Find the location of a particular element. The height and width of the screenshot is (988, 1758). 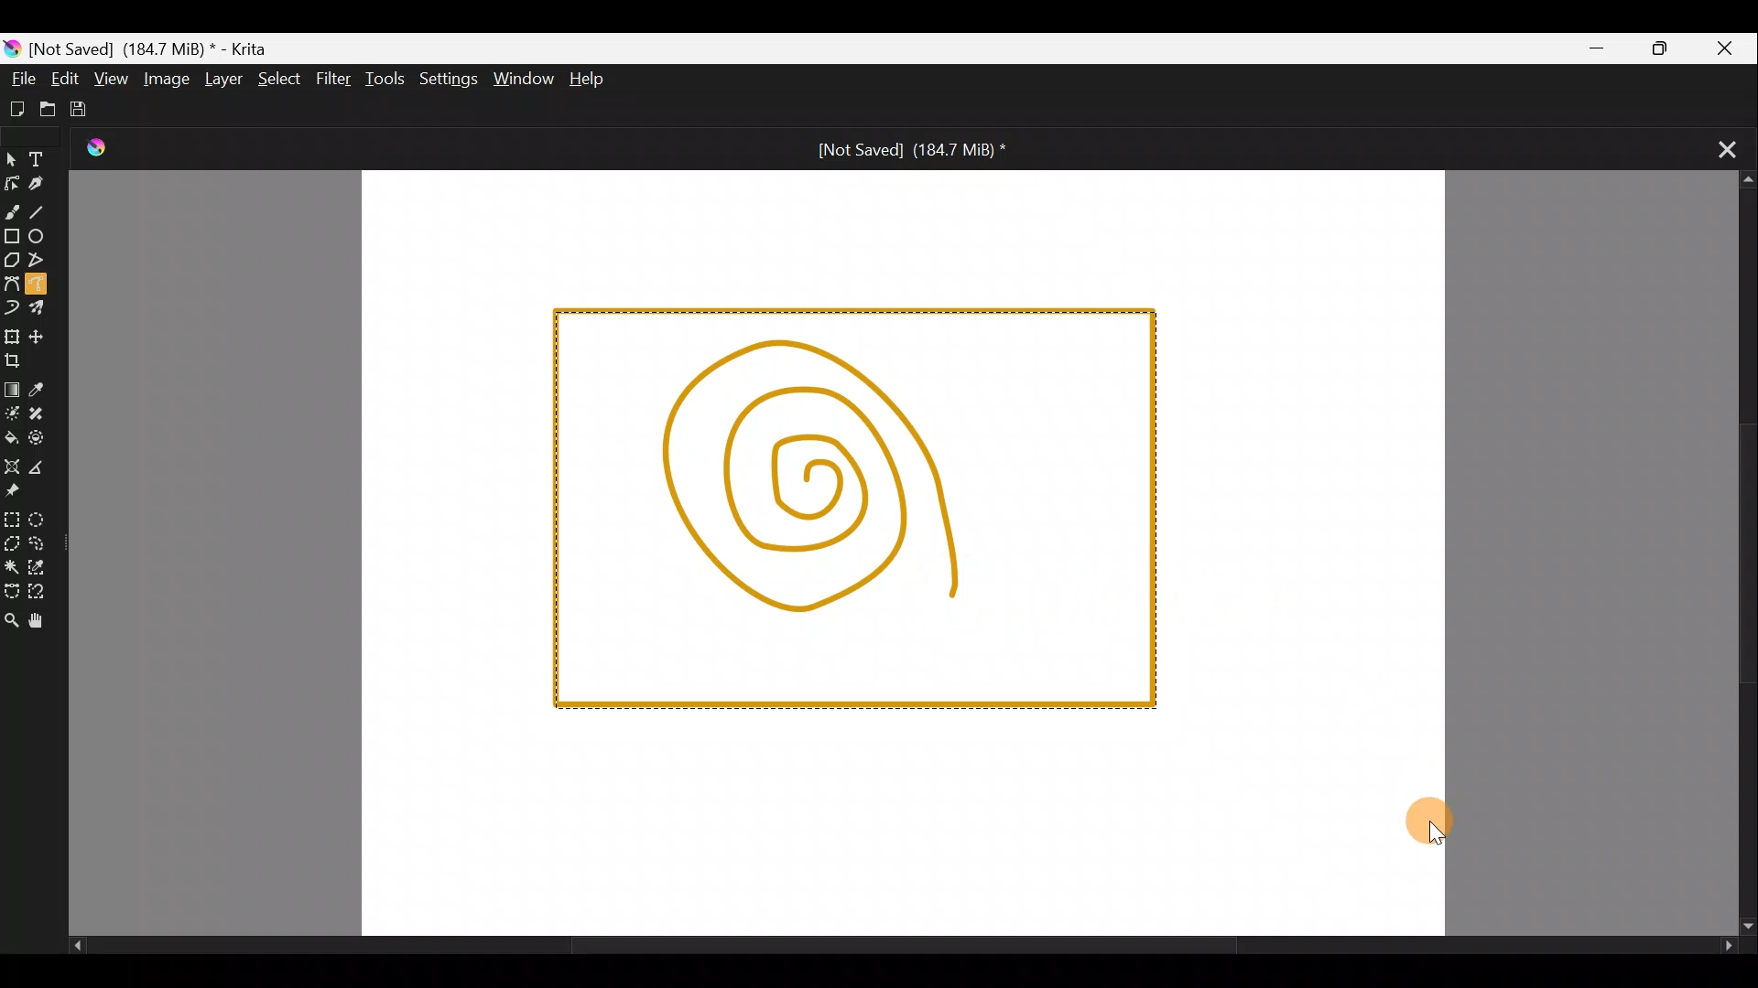

Sample a colour is located at coordinates (39, 390).